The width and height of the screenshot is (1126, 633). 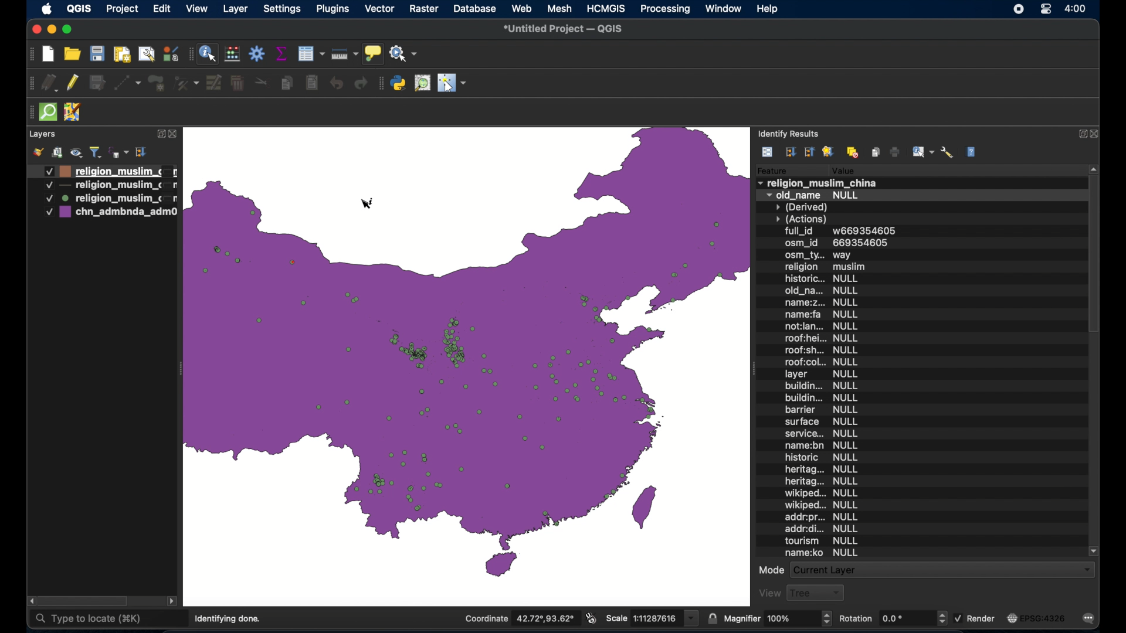 I want to click on project, so click(x=121, y=10).